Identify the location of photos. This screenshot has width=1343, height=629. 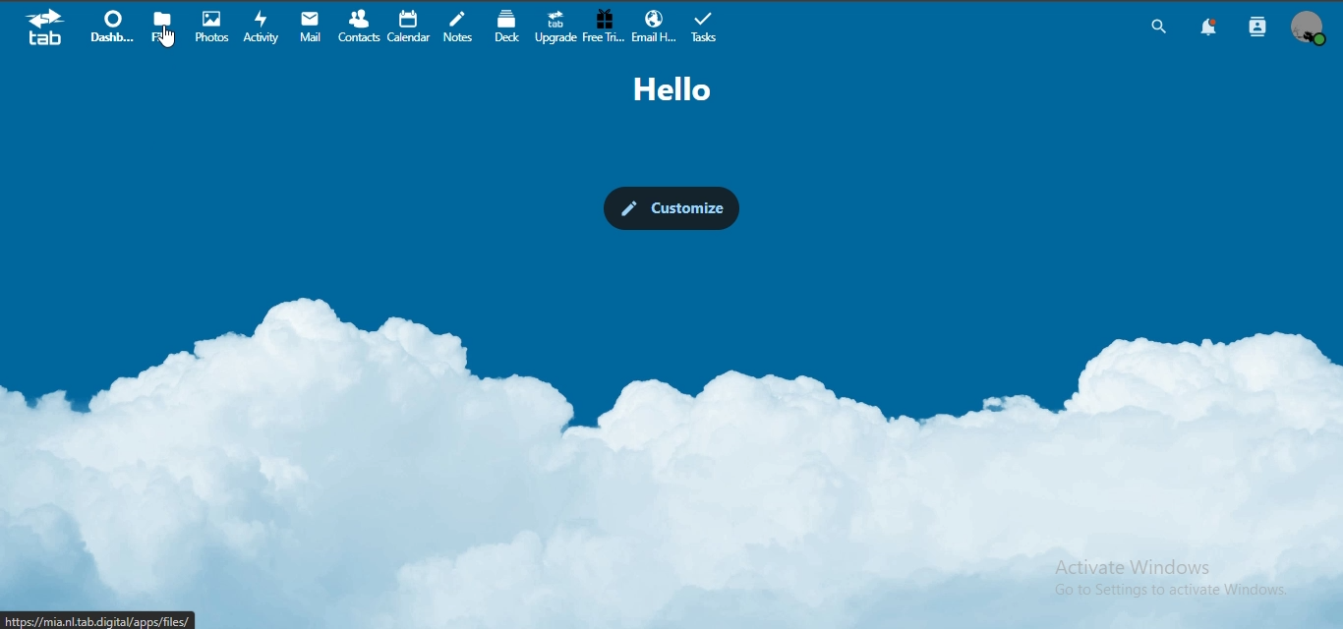
(211, 25).